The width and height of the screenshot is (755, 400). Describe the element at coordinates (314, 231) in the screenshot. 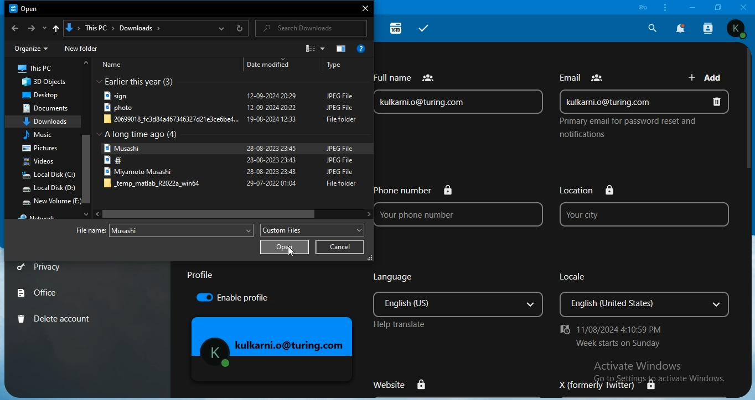

I see `custom files` at that location.